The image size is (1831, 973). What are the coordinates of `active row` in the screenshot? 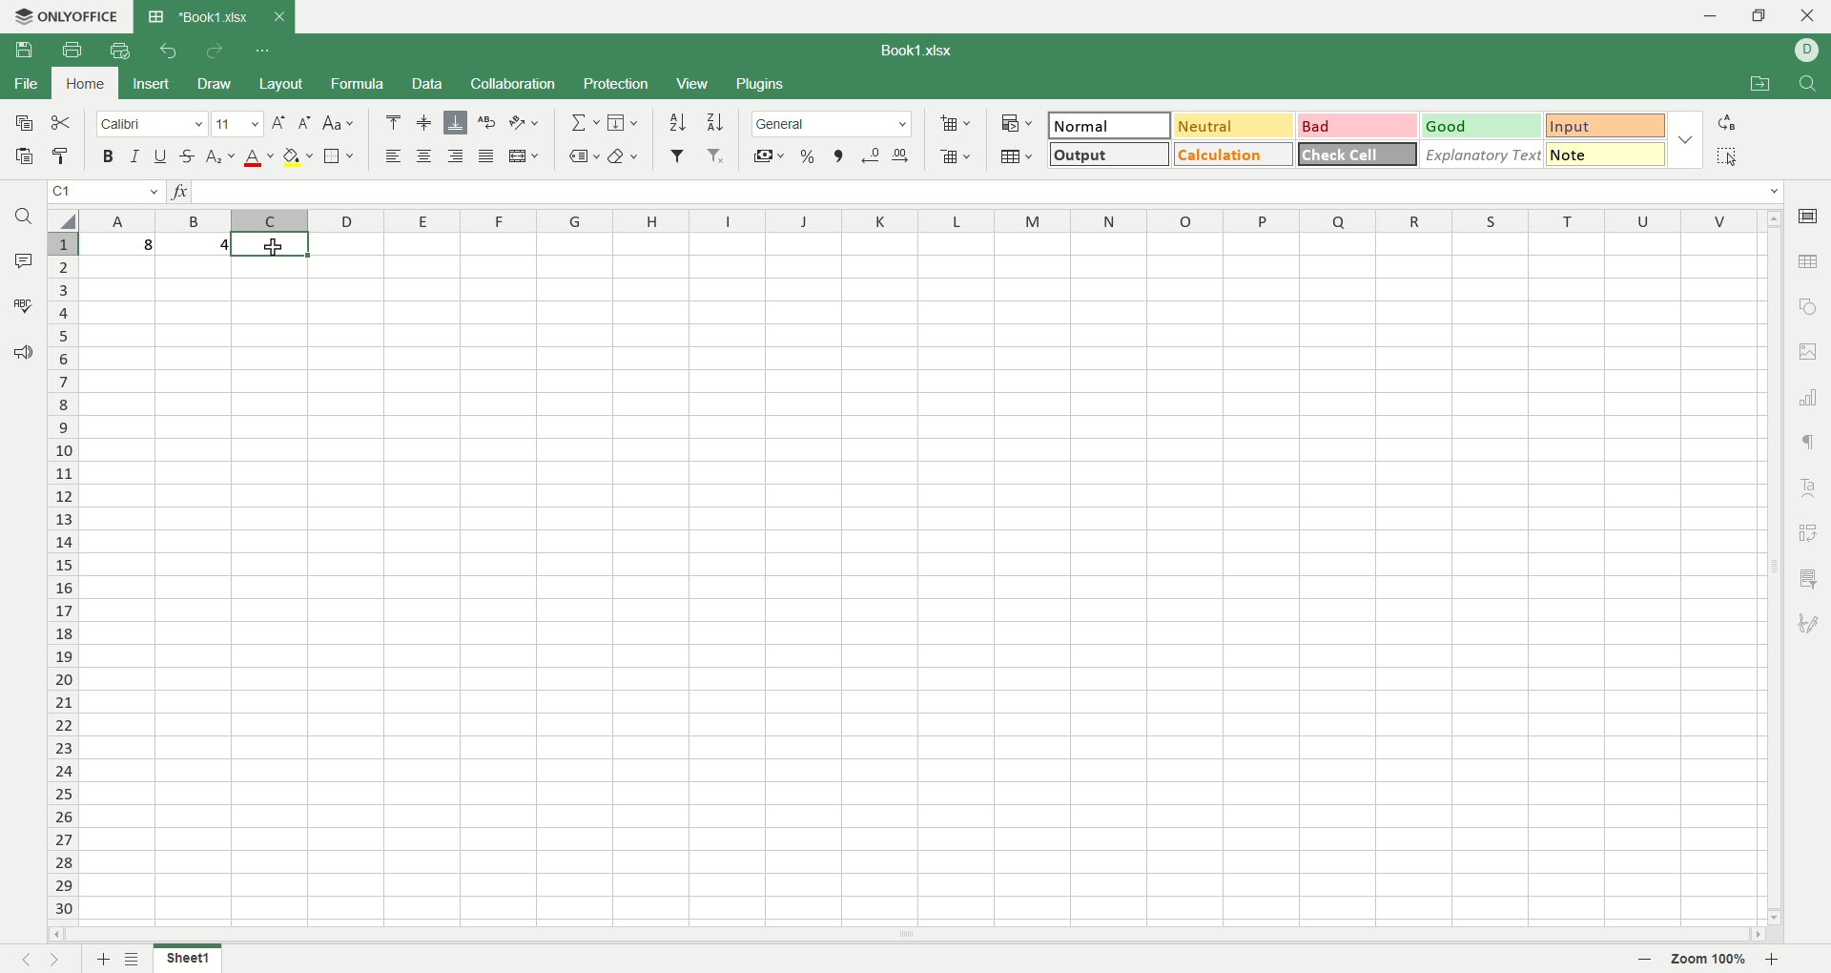 It's located at (62, 244).